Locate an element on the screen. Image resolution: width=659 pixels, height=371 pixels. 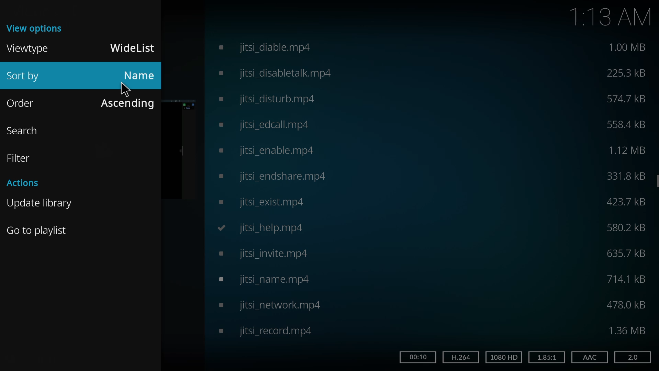
video is located at coordinates (259, 227).